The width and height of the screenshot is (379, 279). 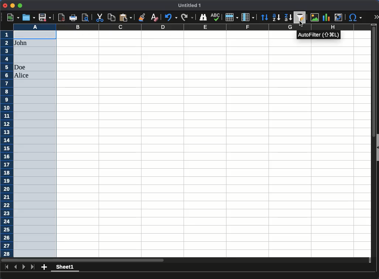 I want to click on autofilter, so click(x=300, y=17).